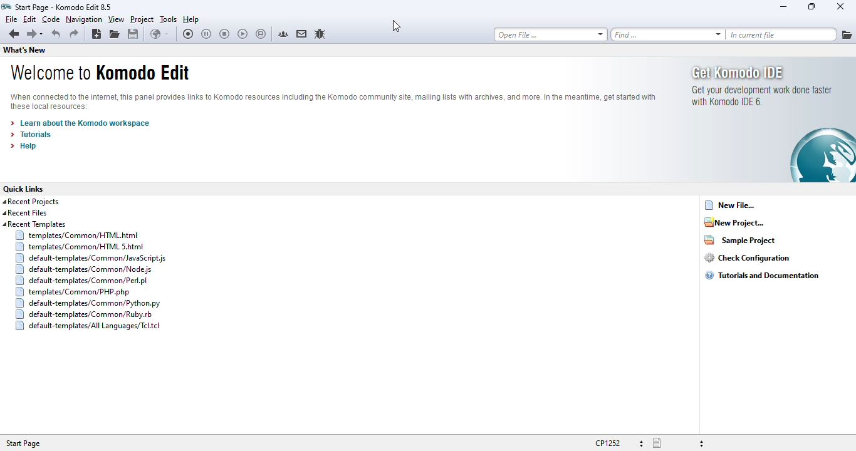  What do you see at coordinates (31, 202) in the screenshot?
I see `recent projects` at bounding box center [31, 202].